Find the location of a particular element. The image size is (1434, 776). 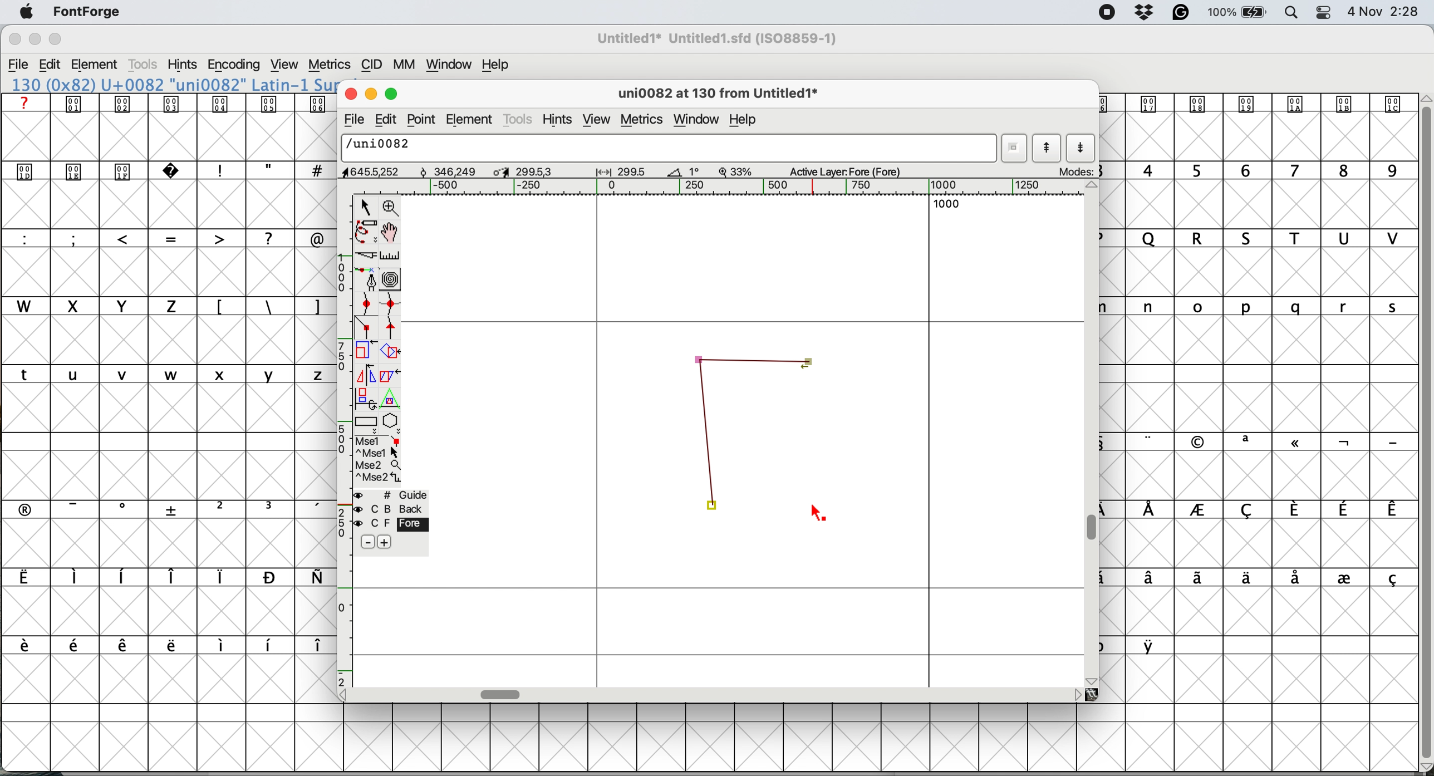

dropbox is located at coordinates (1146, 12).